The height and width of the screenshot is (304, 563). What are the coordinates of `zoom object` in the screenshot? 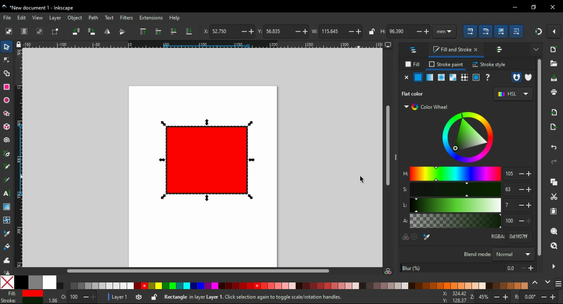 It's located at (553, 231).